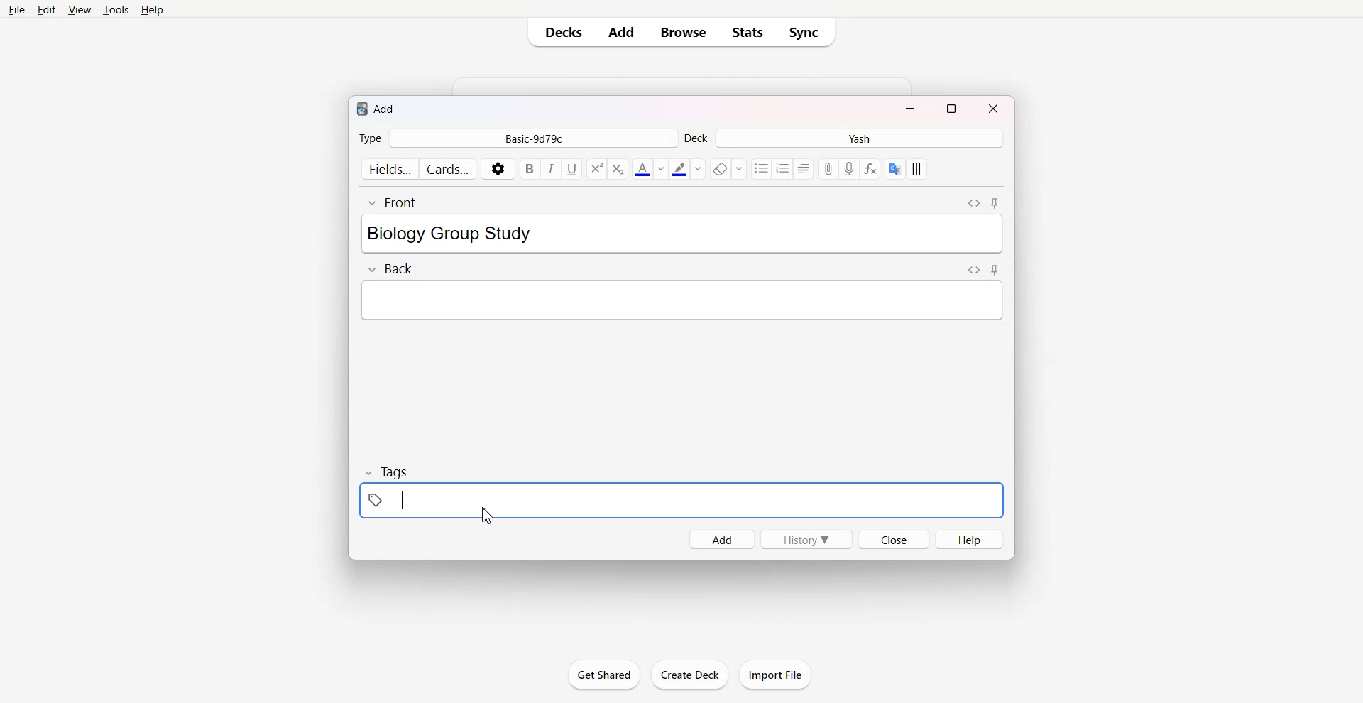 The width and height of the screenshot is (1363, 703). What do you see at coordinates (572, 170) in the screenshot?
I see `Underline` at bounding box center [572, 170].